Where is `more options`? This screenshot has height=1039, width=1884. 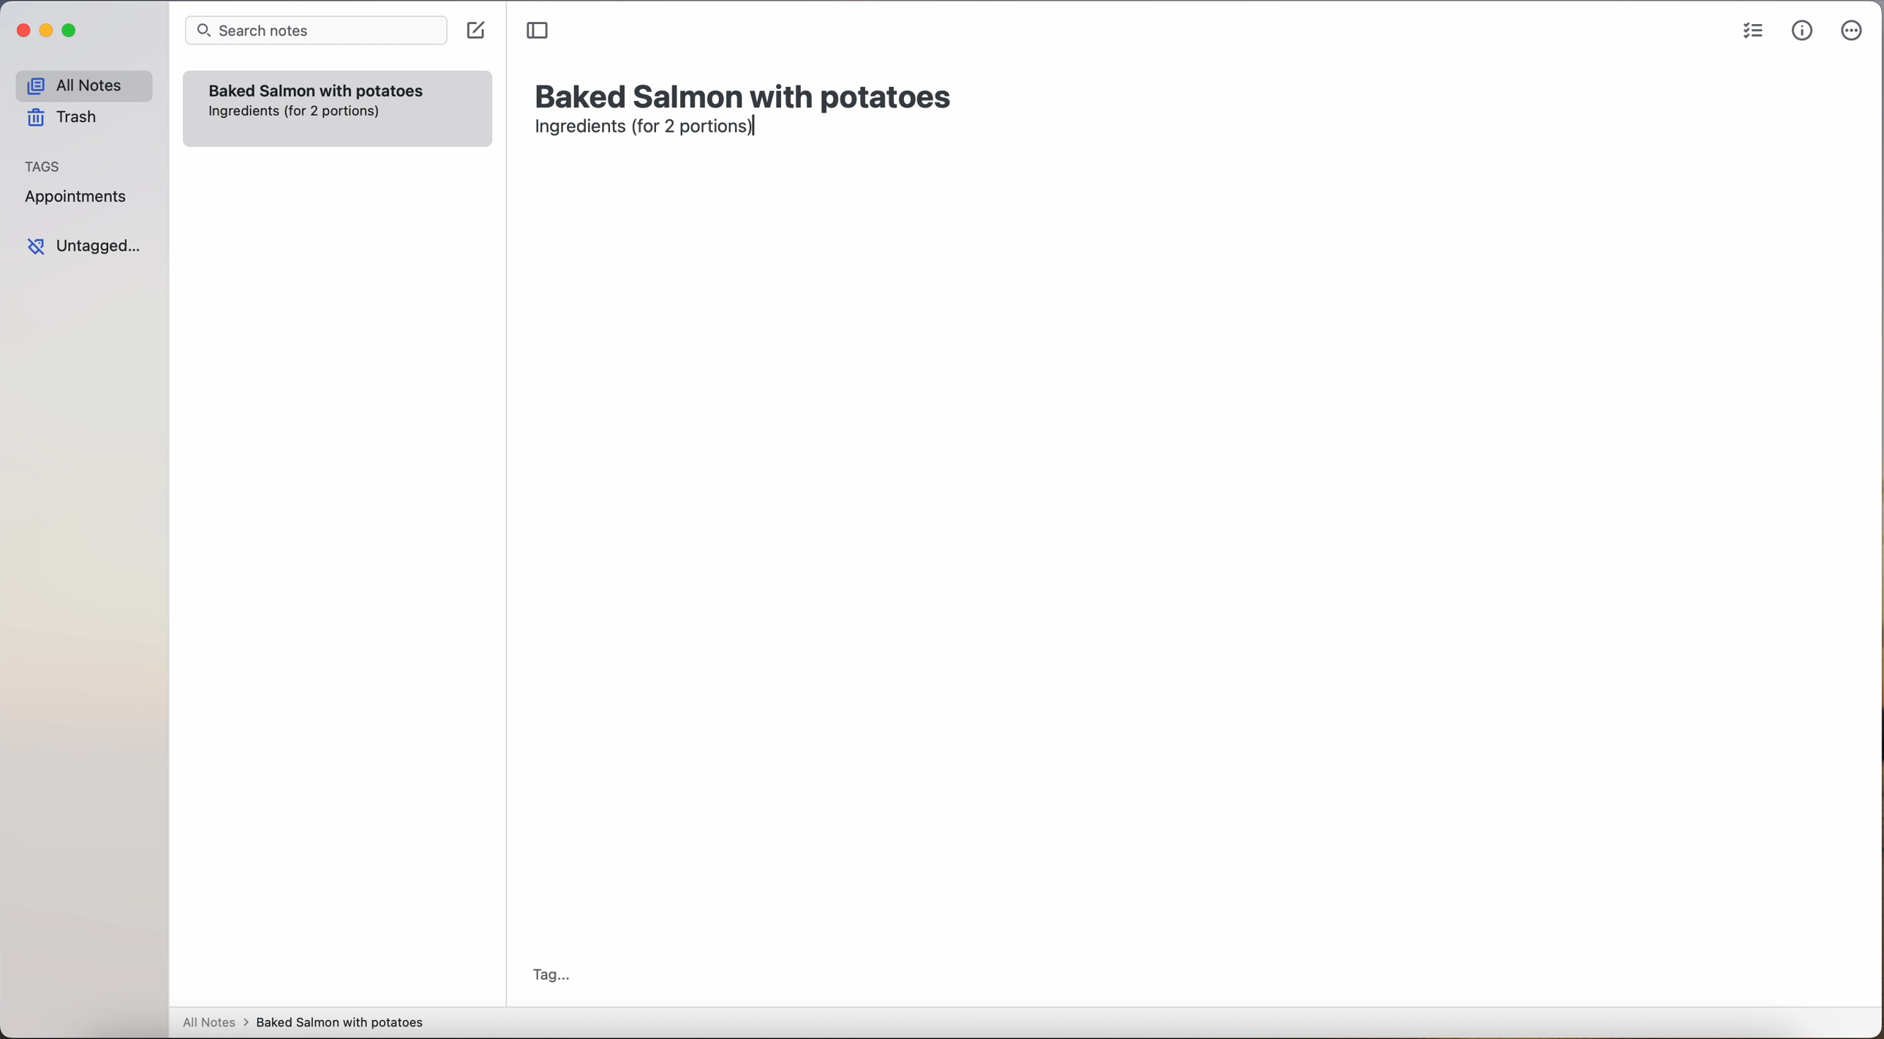
more options is located at coordinates (1855, 31).